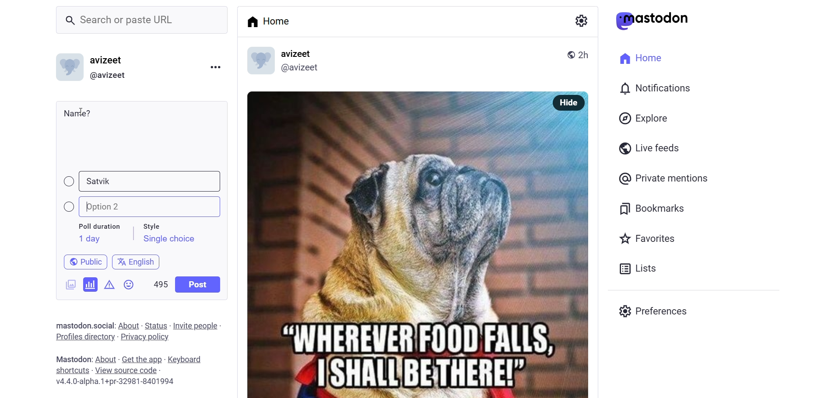 This screenshot has width=835, height=398. Describe the element at coordinates (127, 370) in the screenshot. I see `source code` at that location.